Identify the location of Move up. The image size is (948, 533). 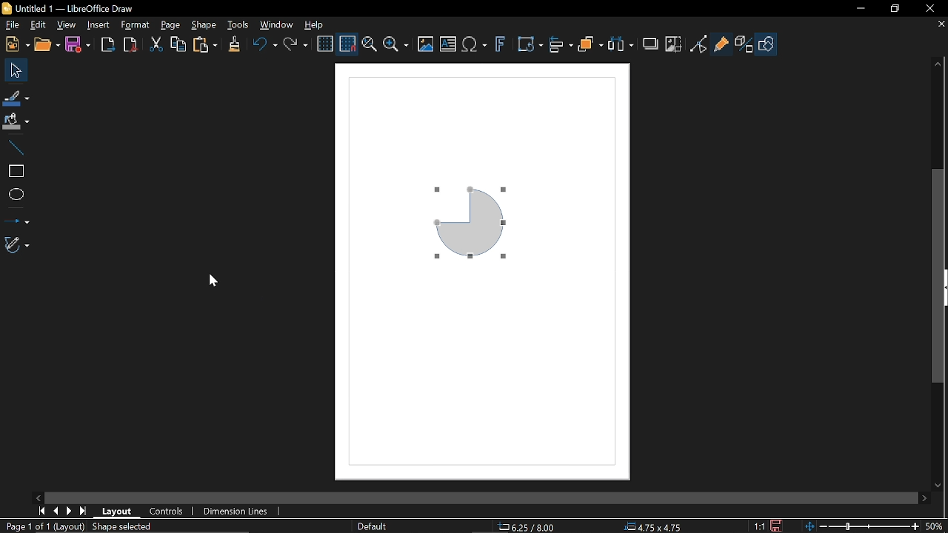
(941, 64).